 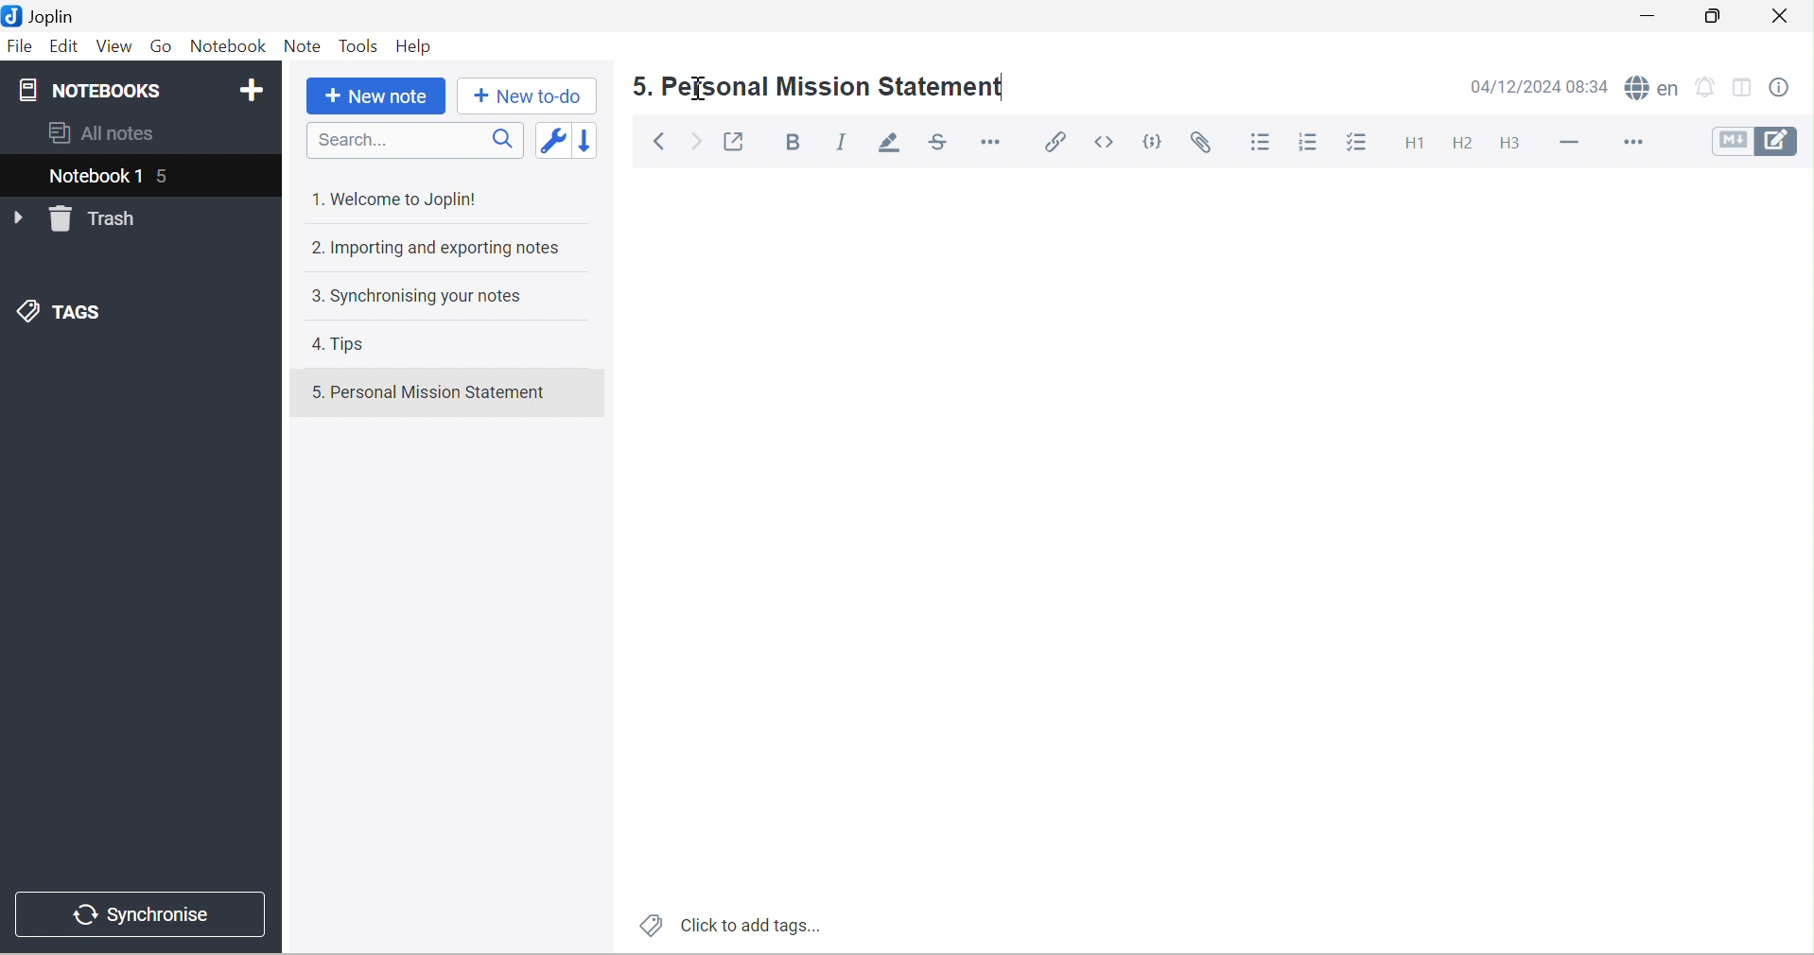 What do you see at coordinates (43, 15) in the screenshot?
I see `Joplin` at bounding box center [43, 15].